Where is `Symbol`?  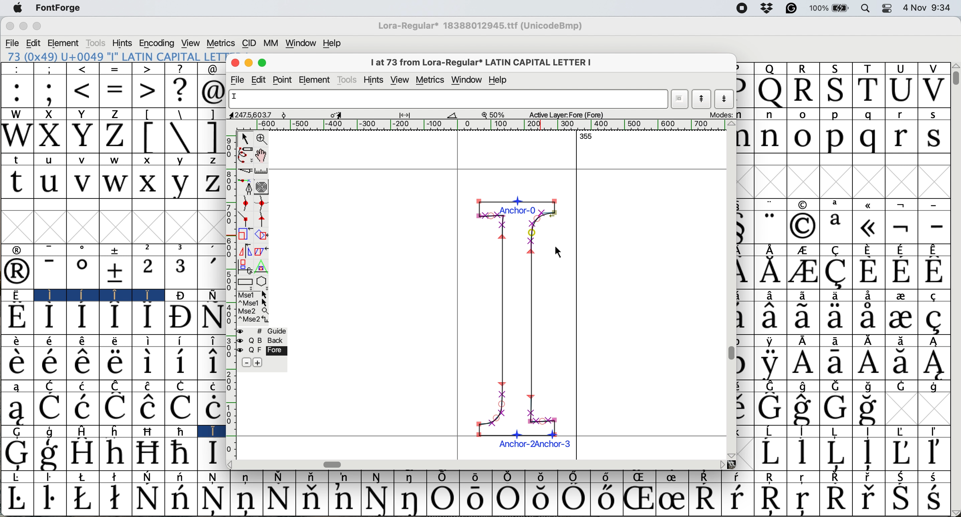
Symbol is located at coordinates (837, 273).